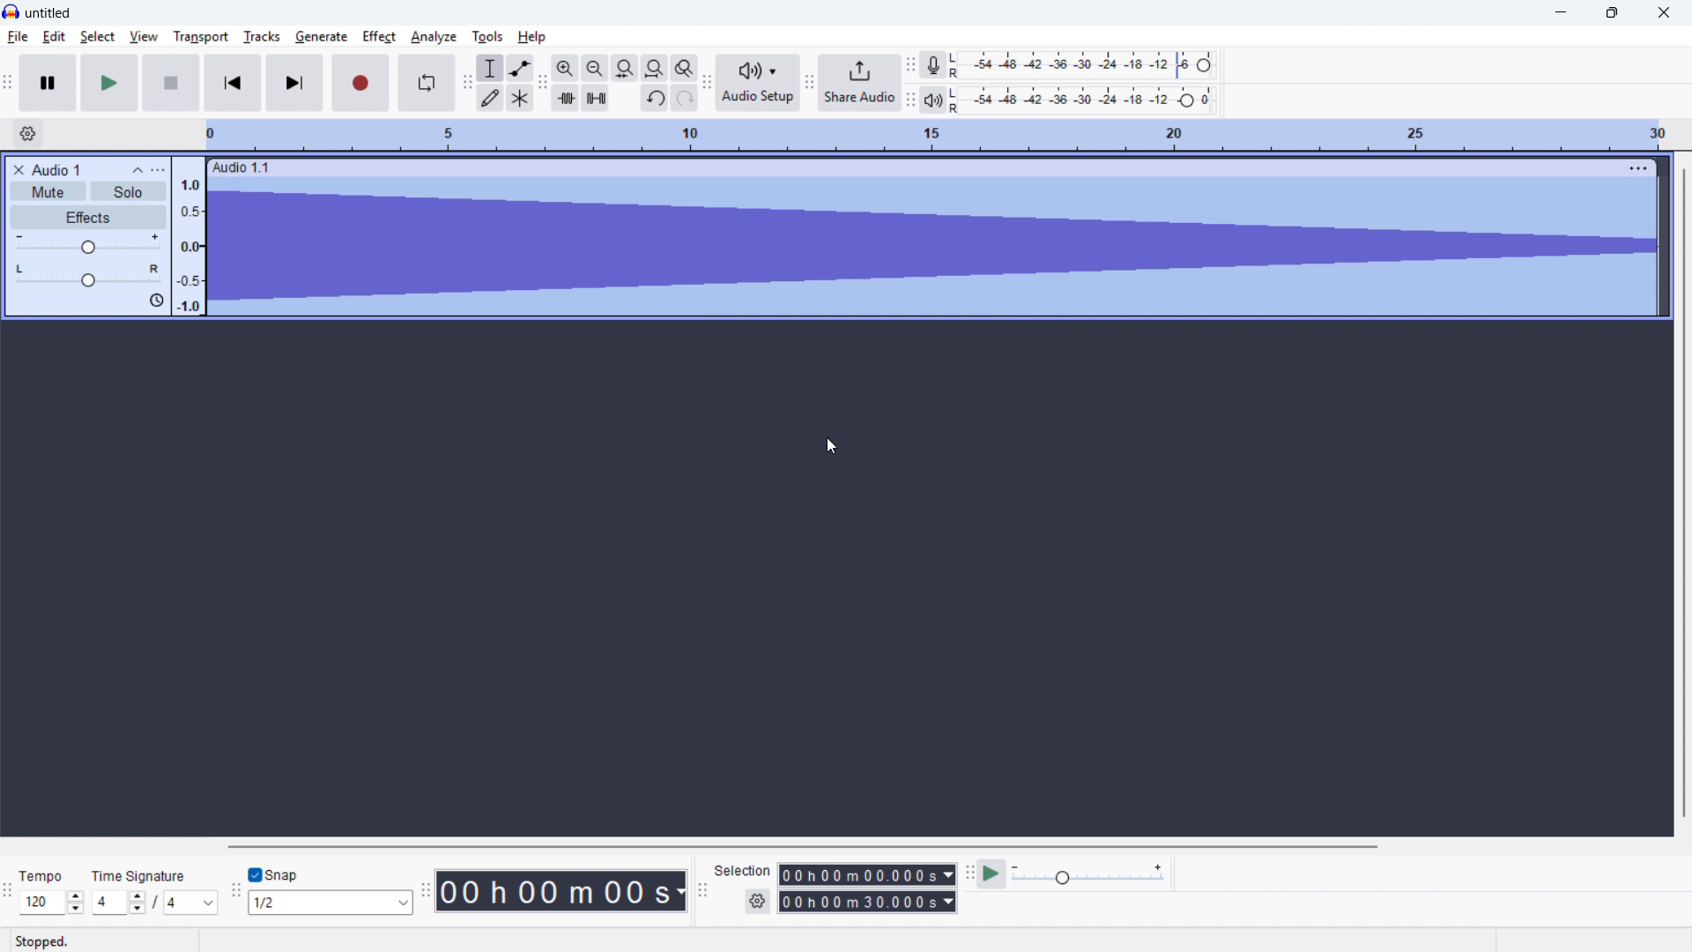 The width and height of the screenshot is (1692, 952). Describe the element at coordinates (810, 82) in the screenshot. I see `Share audio toolbar ` at that location.